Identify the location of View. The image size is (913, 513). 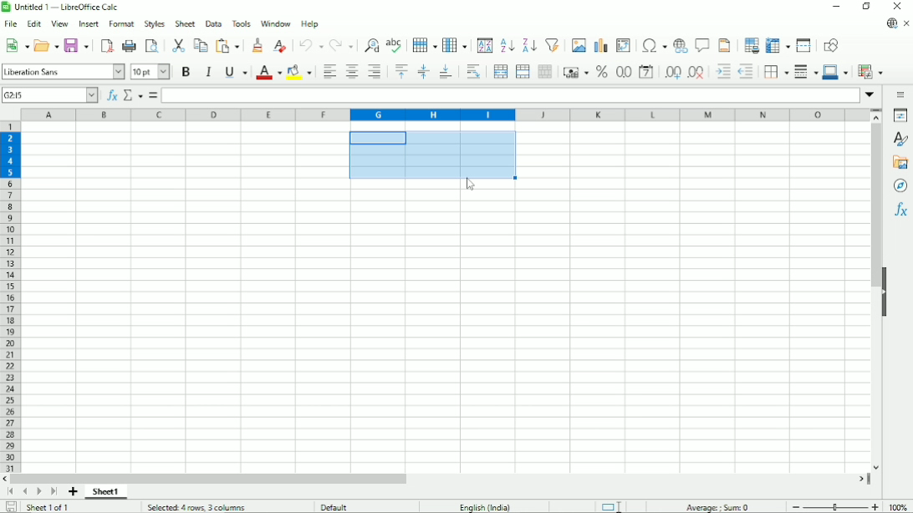
(59, 24).